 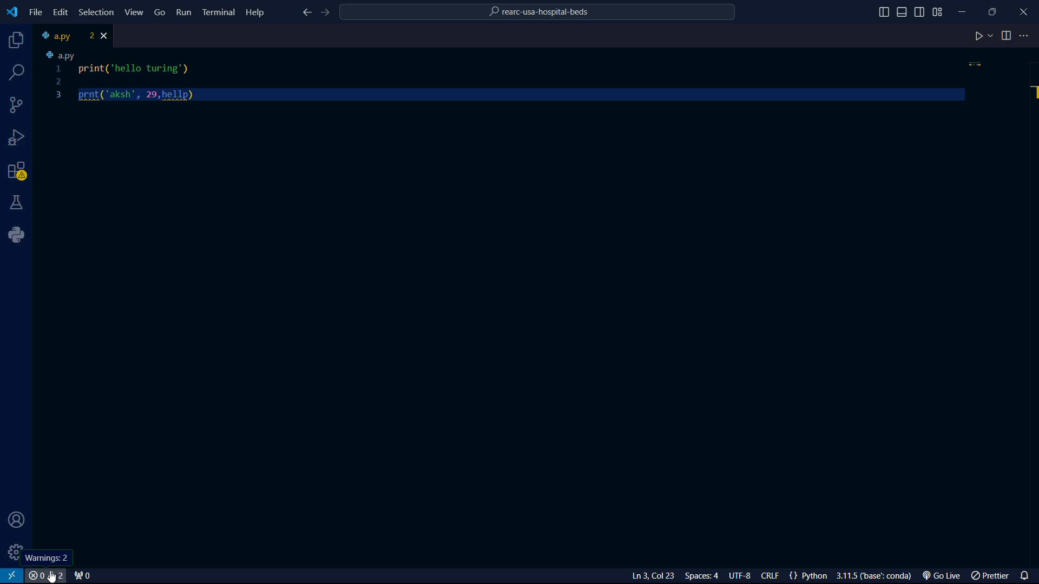 I want to click on connect 0, so click(x=84, y=576).